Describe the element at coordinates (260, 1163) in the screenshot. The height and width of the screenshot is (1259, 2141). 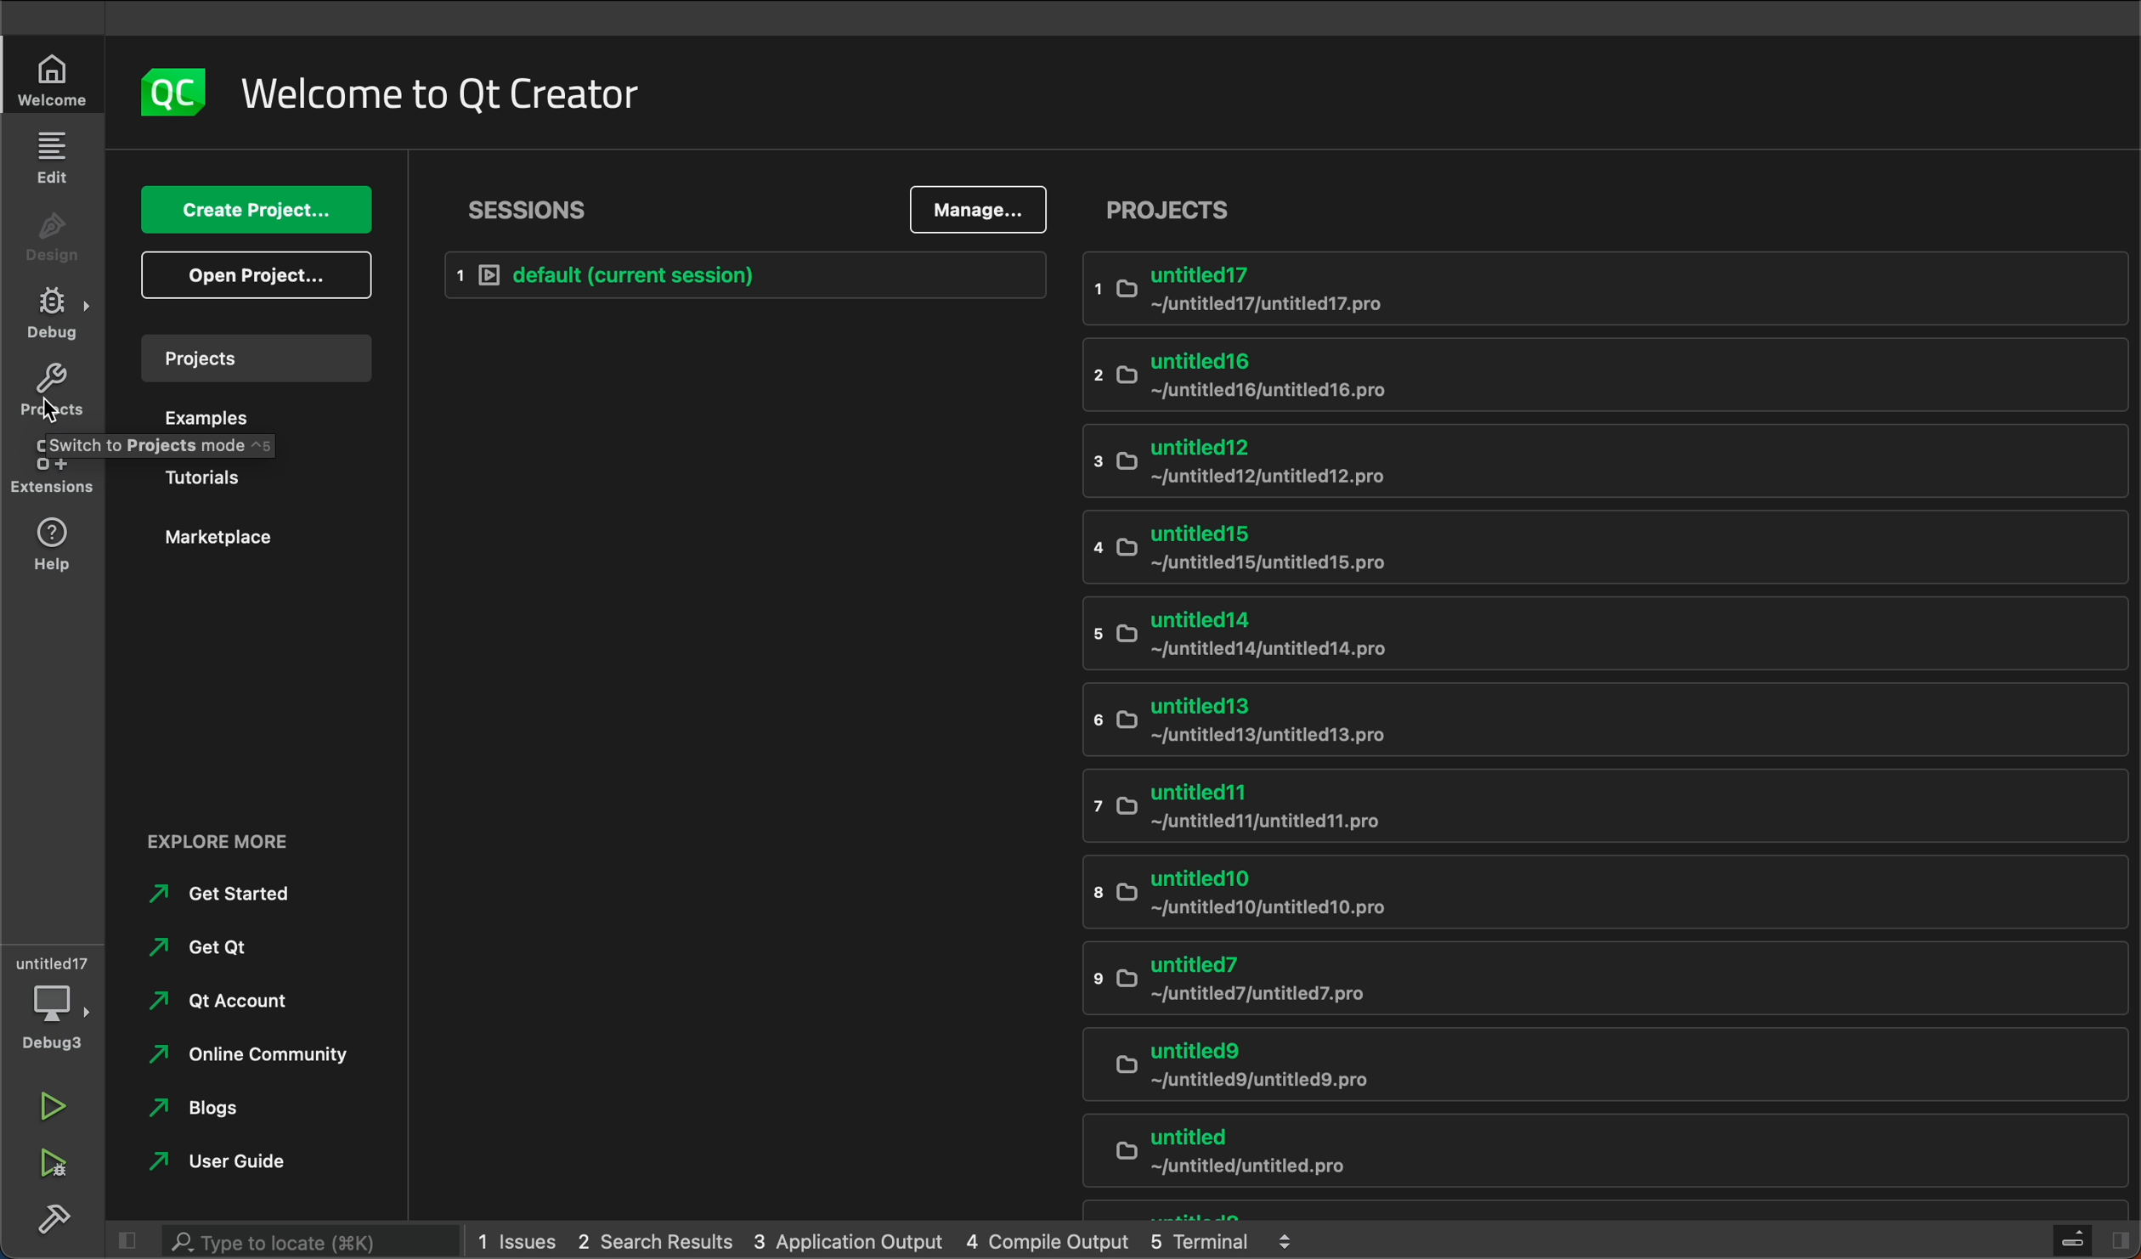
I see `user guide` at that location.